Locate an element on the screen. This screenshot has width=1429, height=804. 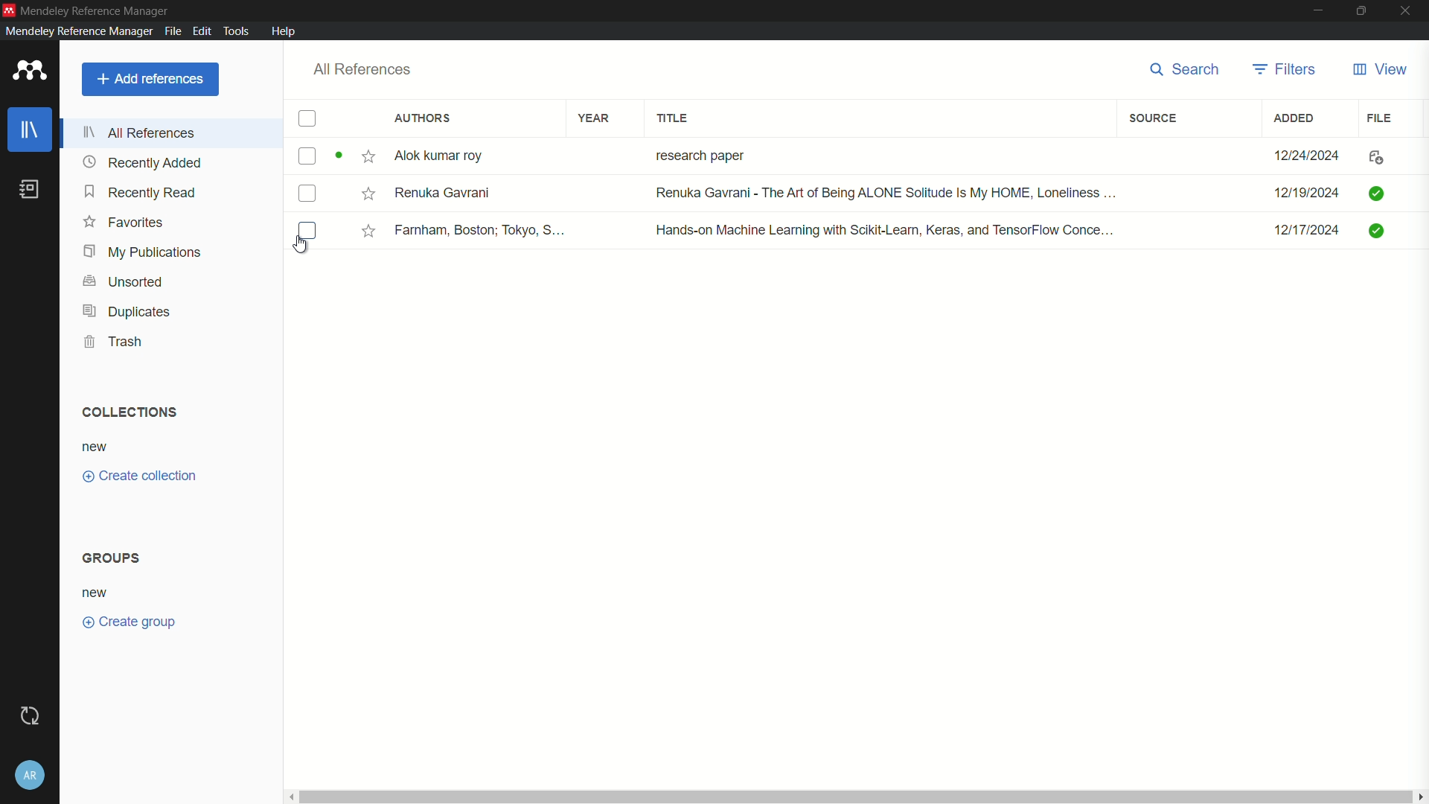
research paper is located at coordinates (698, 153).